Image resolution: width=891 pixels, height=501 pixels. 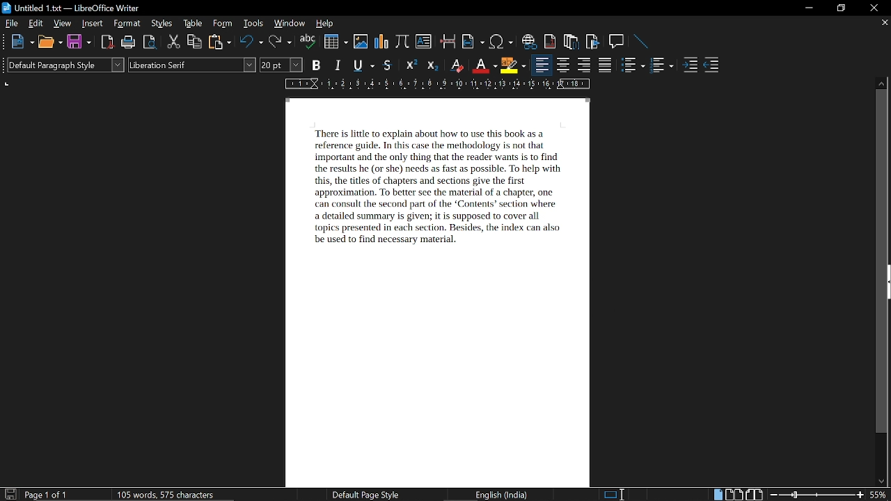 What do you see at coordinates (690, 65) in the screenshot?
I see `increase indent` at bounding box center [690, 65].